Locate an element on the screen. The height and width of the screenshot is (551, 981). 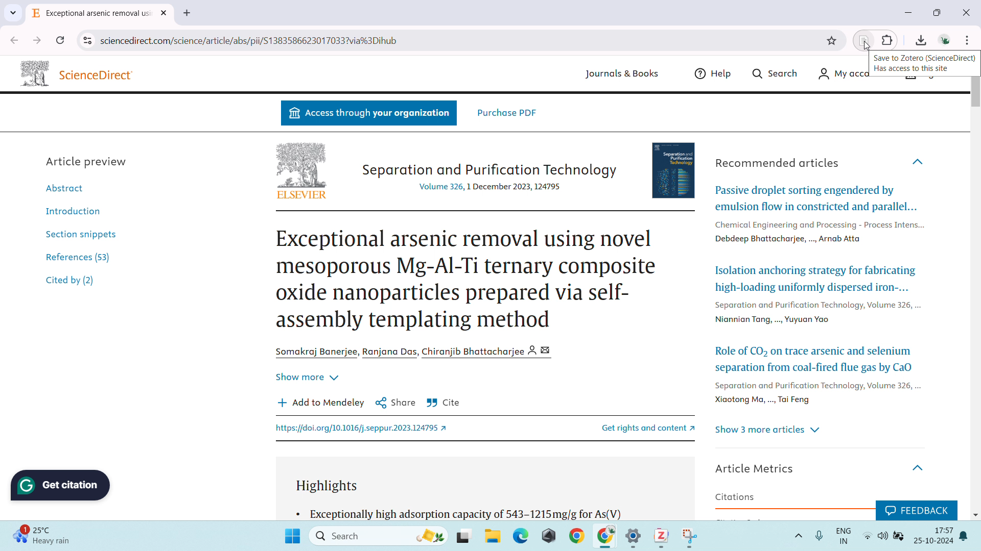
Show 3 more articles  is located at coordinates (769, 430).